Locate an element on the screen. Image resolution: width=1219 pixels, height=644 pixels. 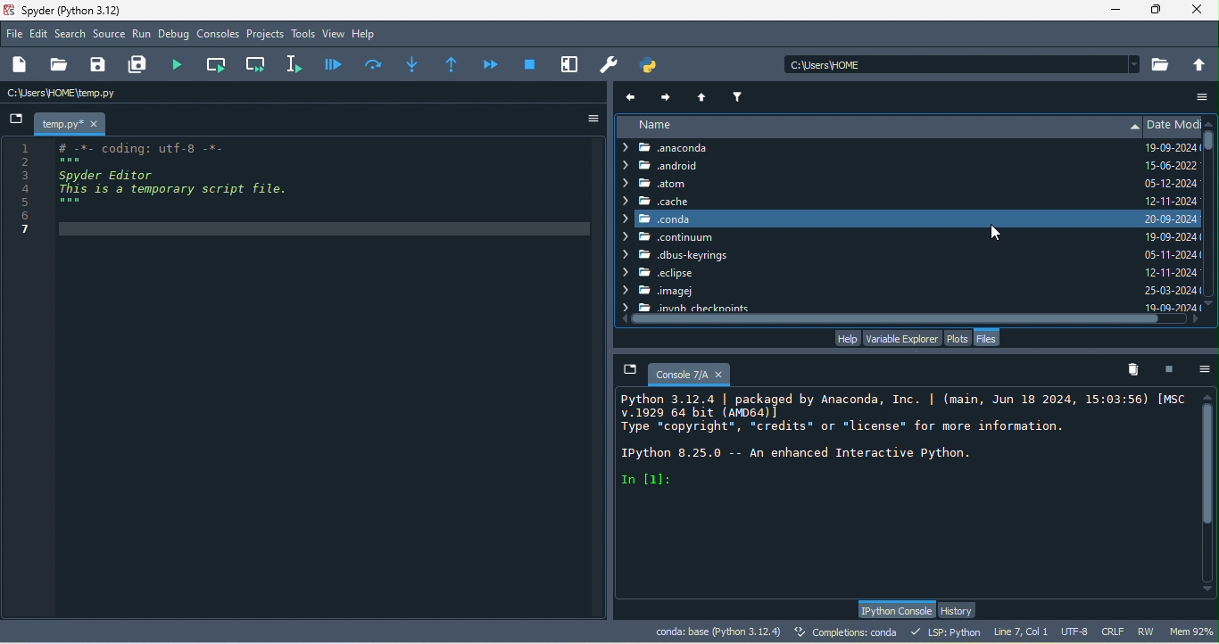
file is located at coordinates (15, 33).